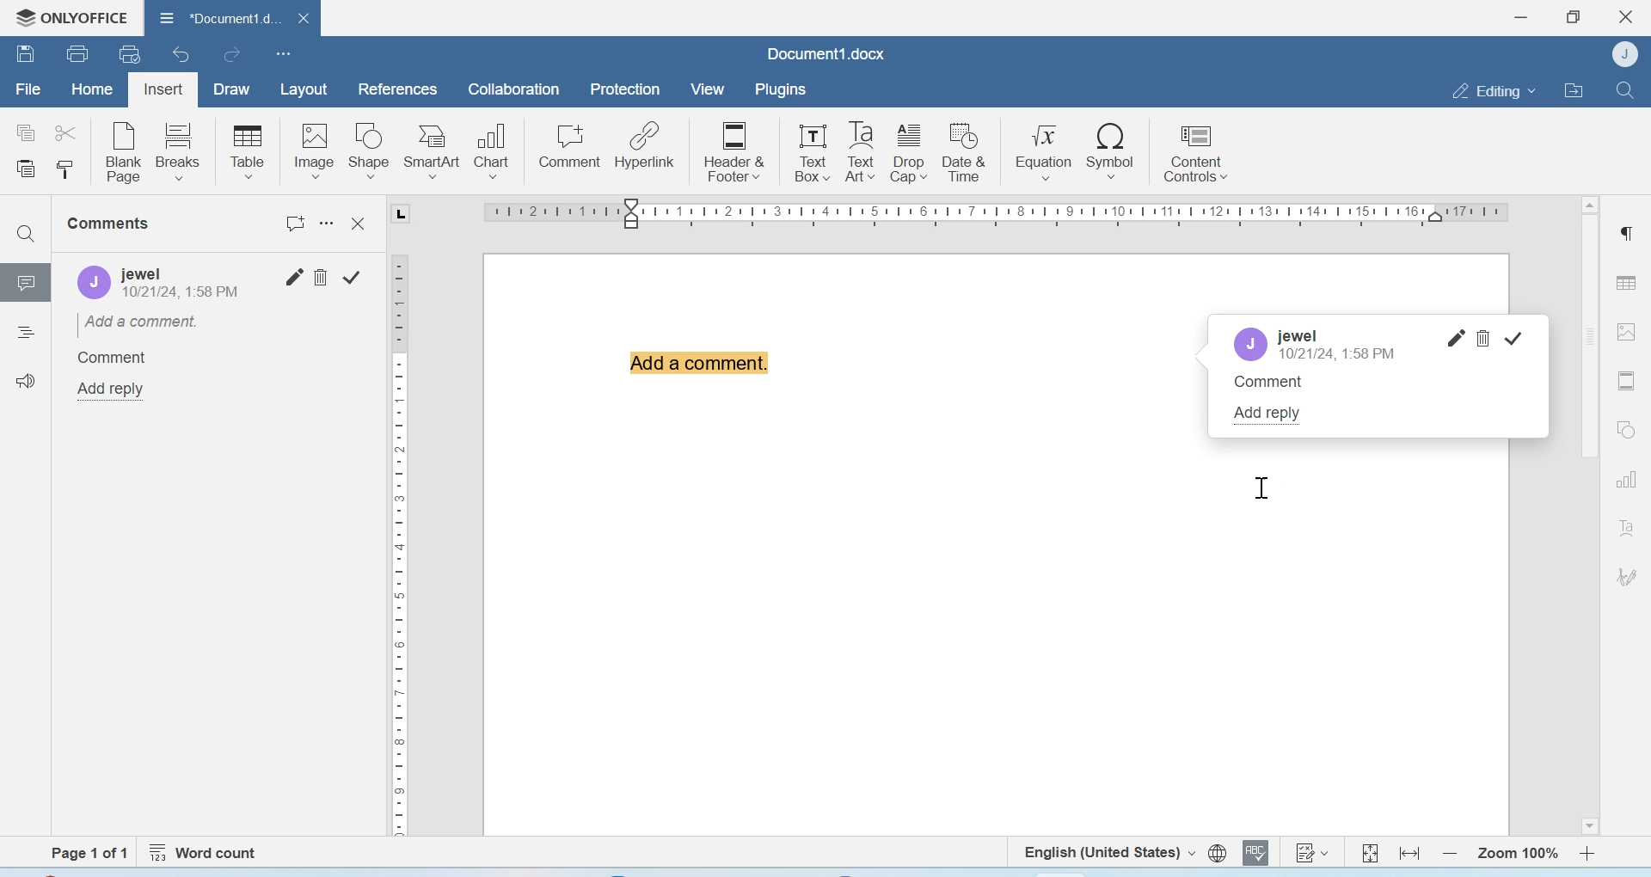 This screenshot has height=877, width=1651. I want to click on Collaboration, so click(514, 89).